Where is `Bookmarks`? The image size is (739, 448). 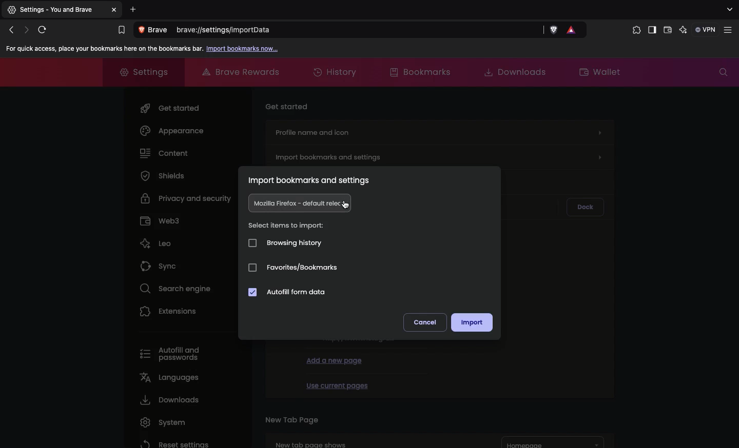 Bookmarks is located at coordinates (121, 30).